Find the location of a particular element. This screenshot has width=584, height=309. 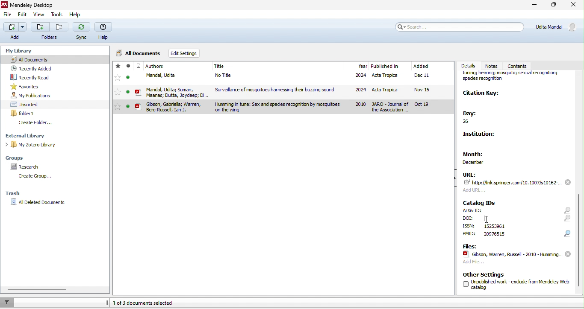

month: december is located at coordinates (481, 155).